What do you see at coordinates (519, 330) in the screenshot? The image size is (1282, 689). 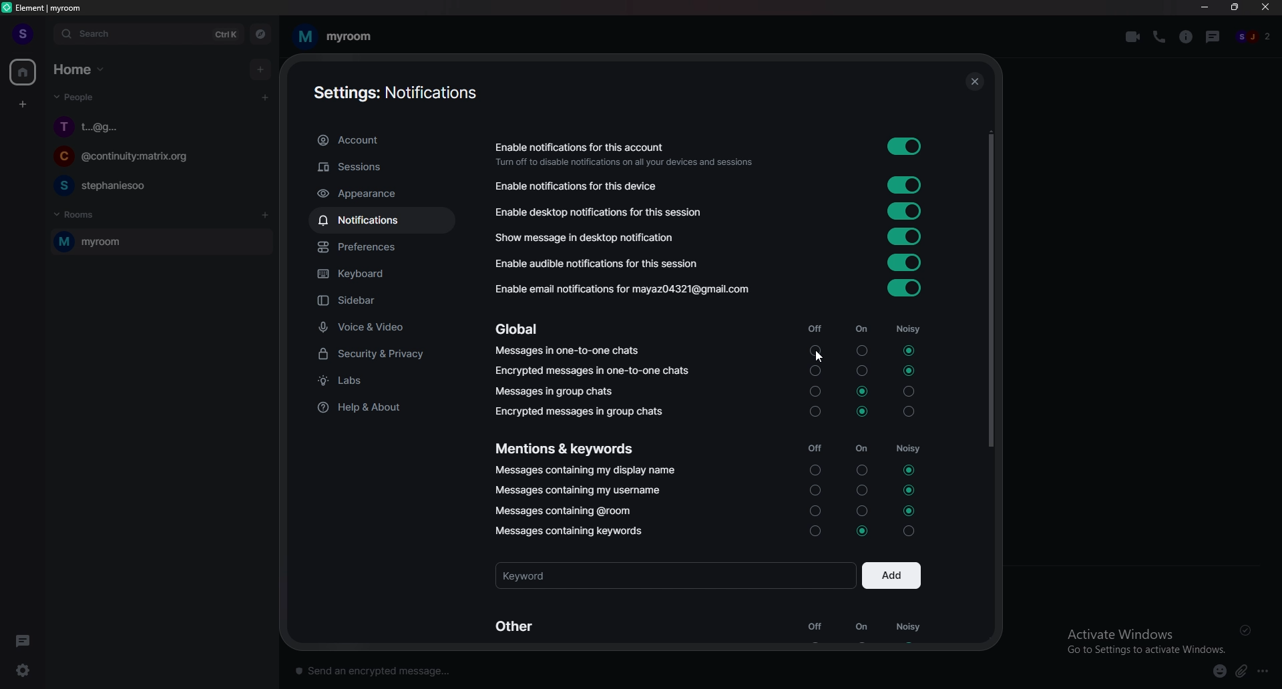 I see `Global` at bounding box center [519, 330].